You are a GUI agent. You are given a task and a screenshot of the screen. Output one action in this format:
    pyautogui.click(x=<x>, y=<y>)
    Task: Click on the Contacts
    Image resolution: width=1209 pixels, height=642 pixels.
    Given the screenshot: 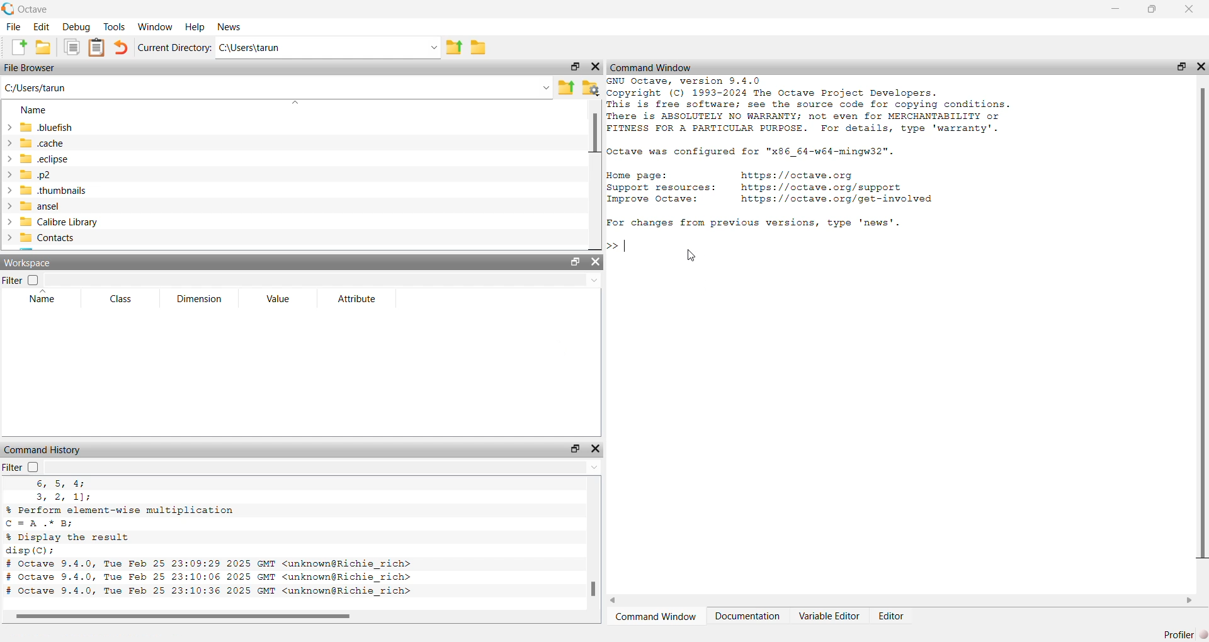 What is the action you would take?
    pyautogui.click(x=42, y=238)
    